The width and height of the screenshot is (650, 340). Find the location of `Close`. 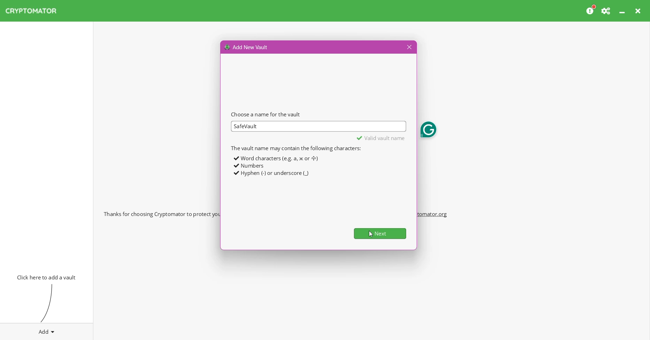

Close is located at coordinates (639, 11).